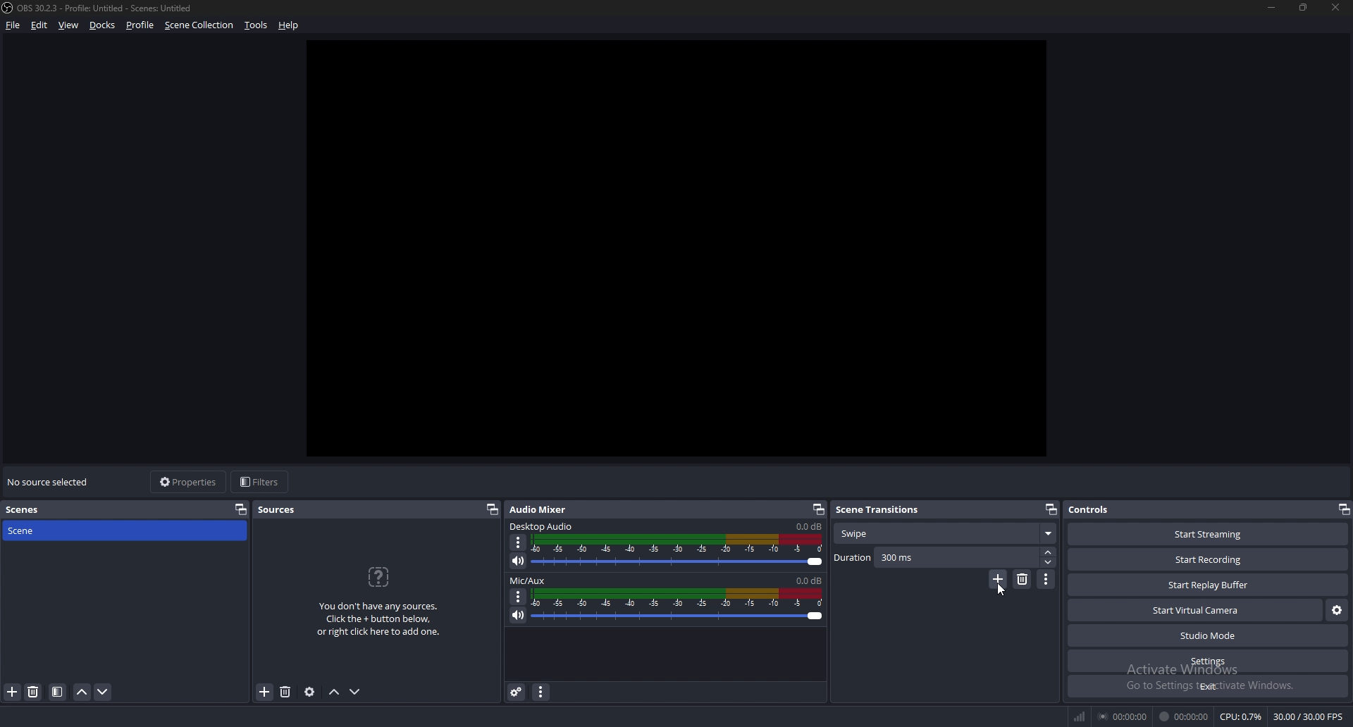 The width and height of the screenshot is (1353, 727). What do you see at coordinates (679, 552) in the screenshot?
I see `volume adjust` at bounding box center [679, 552].